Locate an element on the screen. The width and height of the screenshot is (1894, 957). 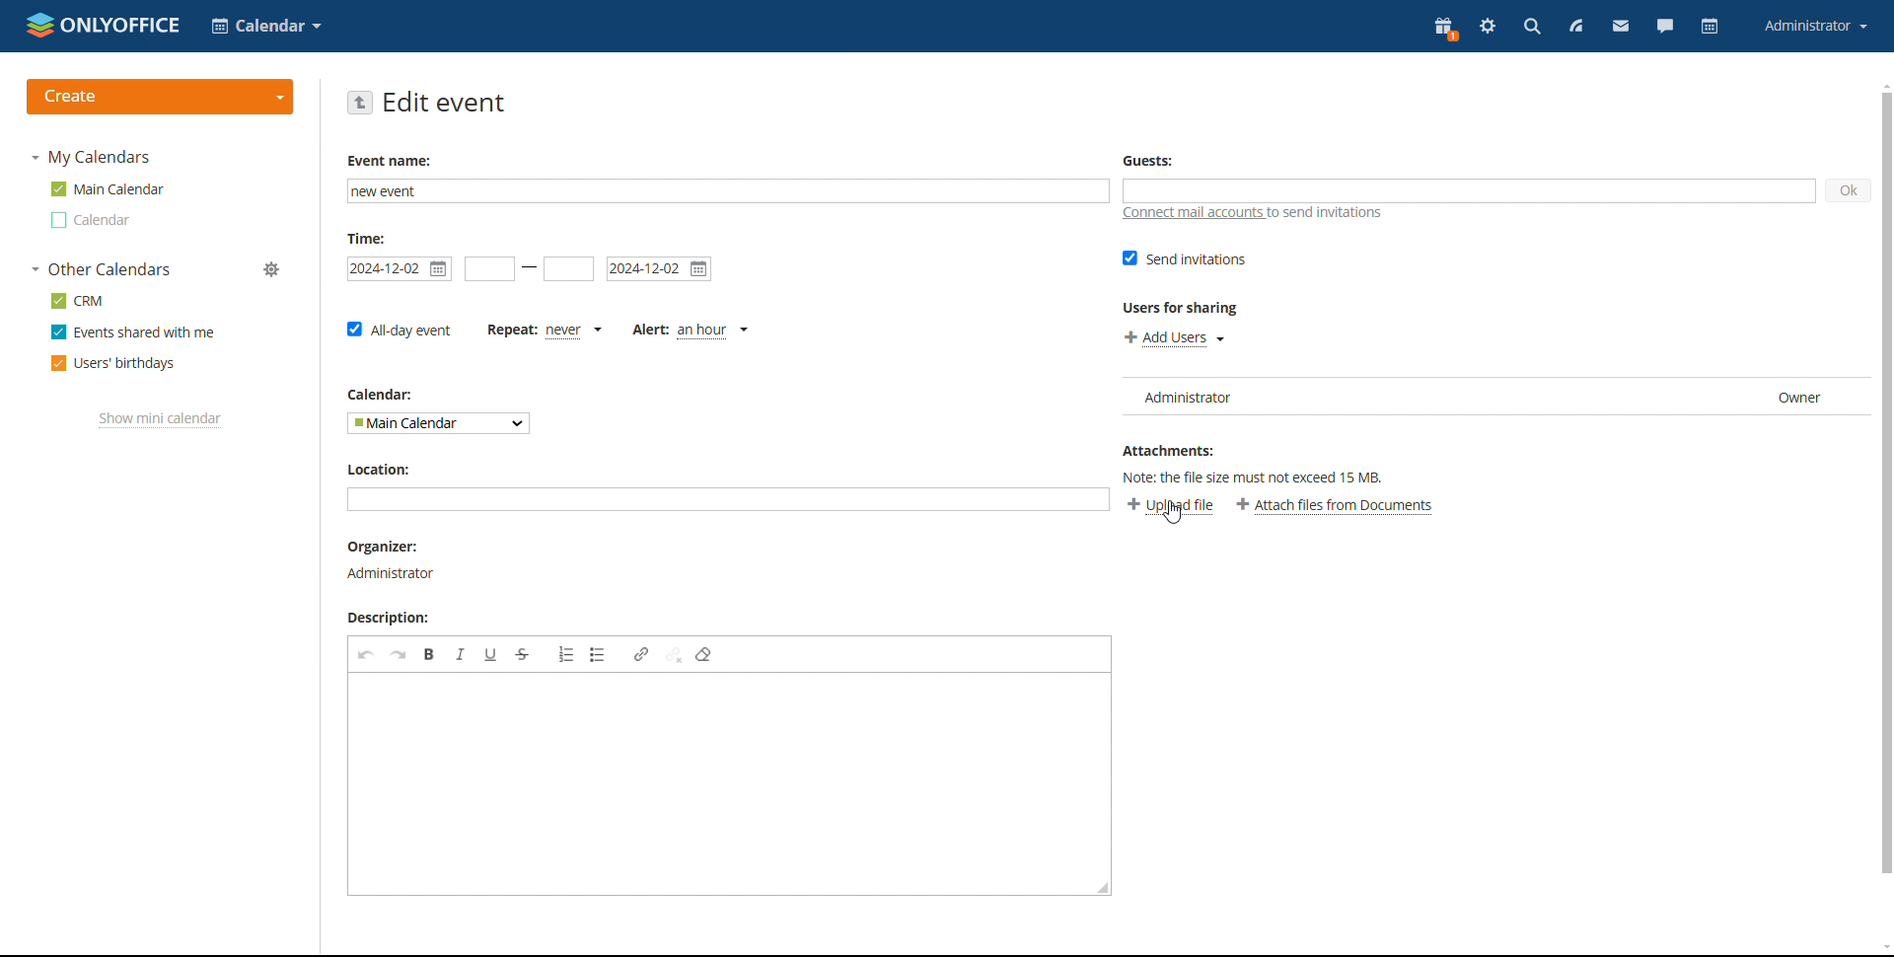
start date is located at coordinates (490, 268).